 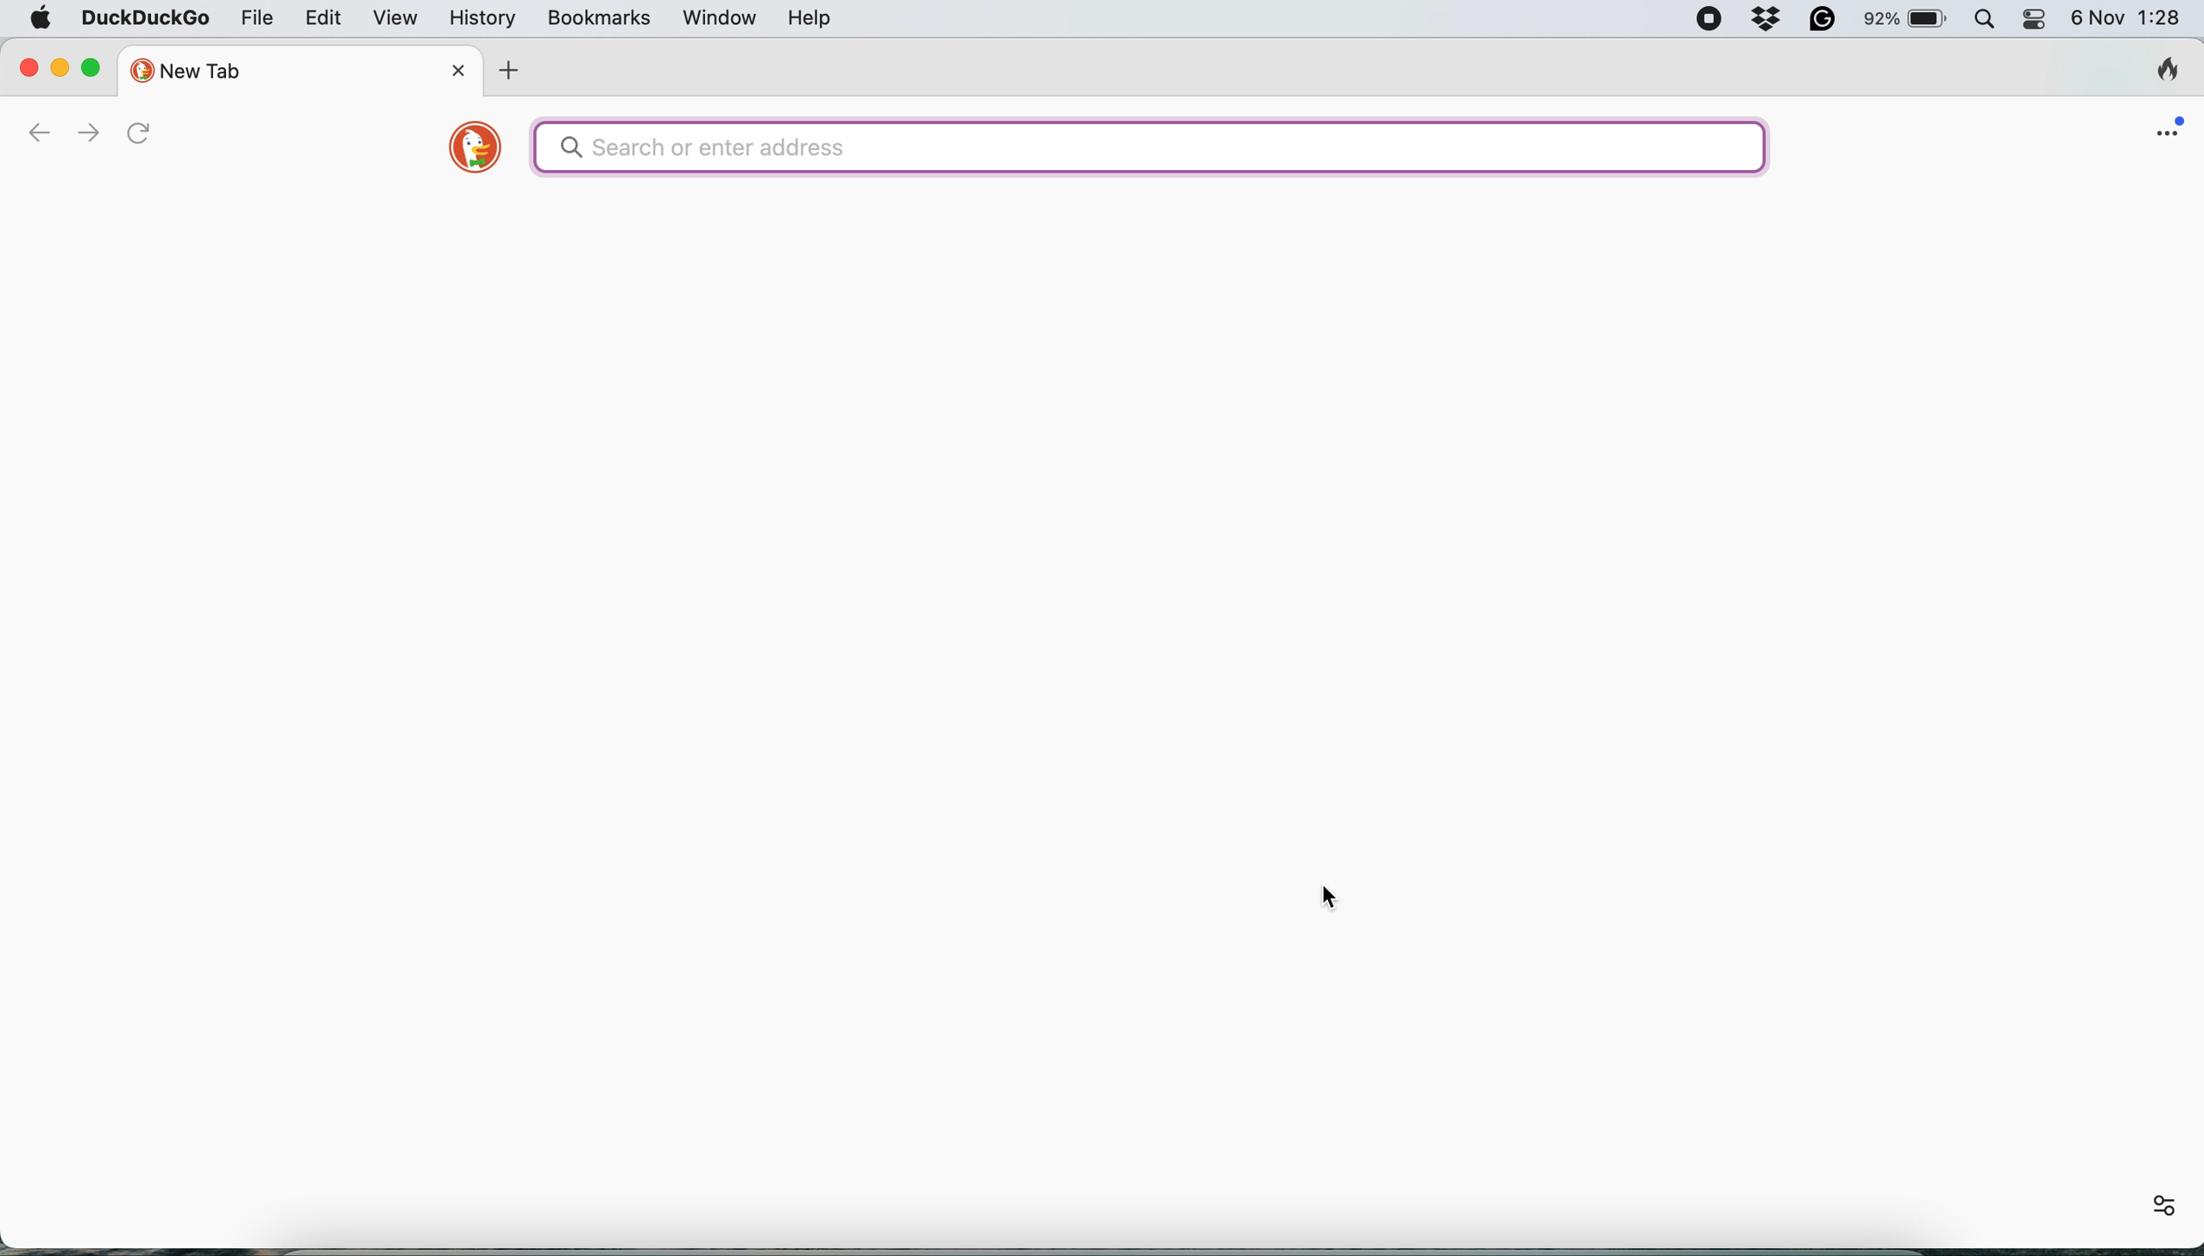 What do you see at coordinates (38, 134) in the screenshot?
I see `go back` at bounding box center [38, 134].